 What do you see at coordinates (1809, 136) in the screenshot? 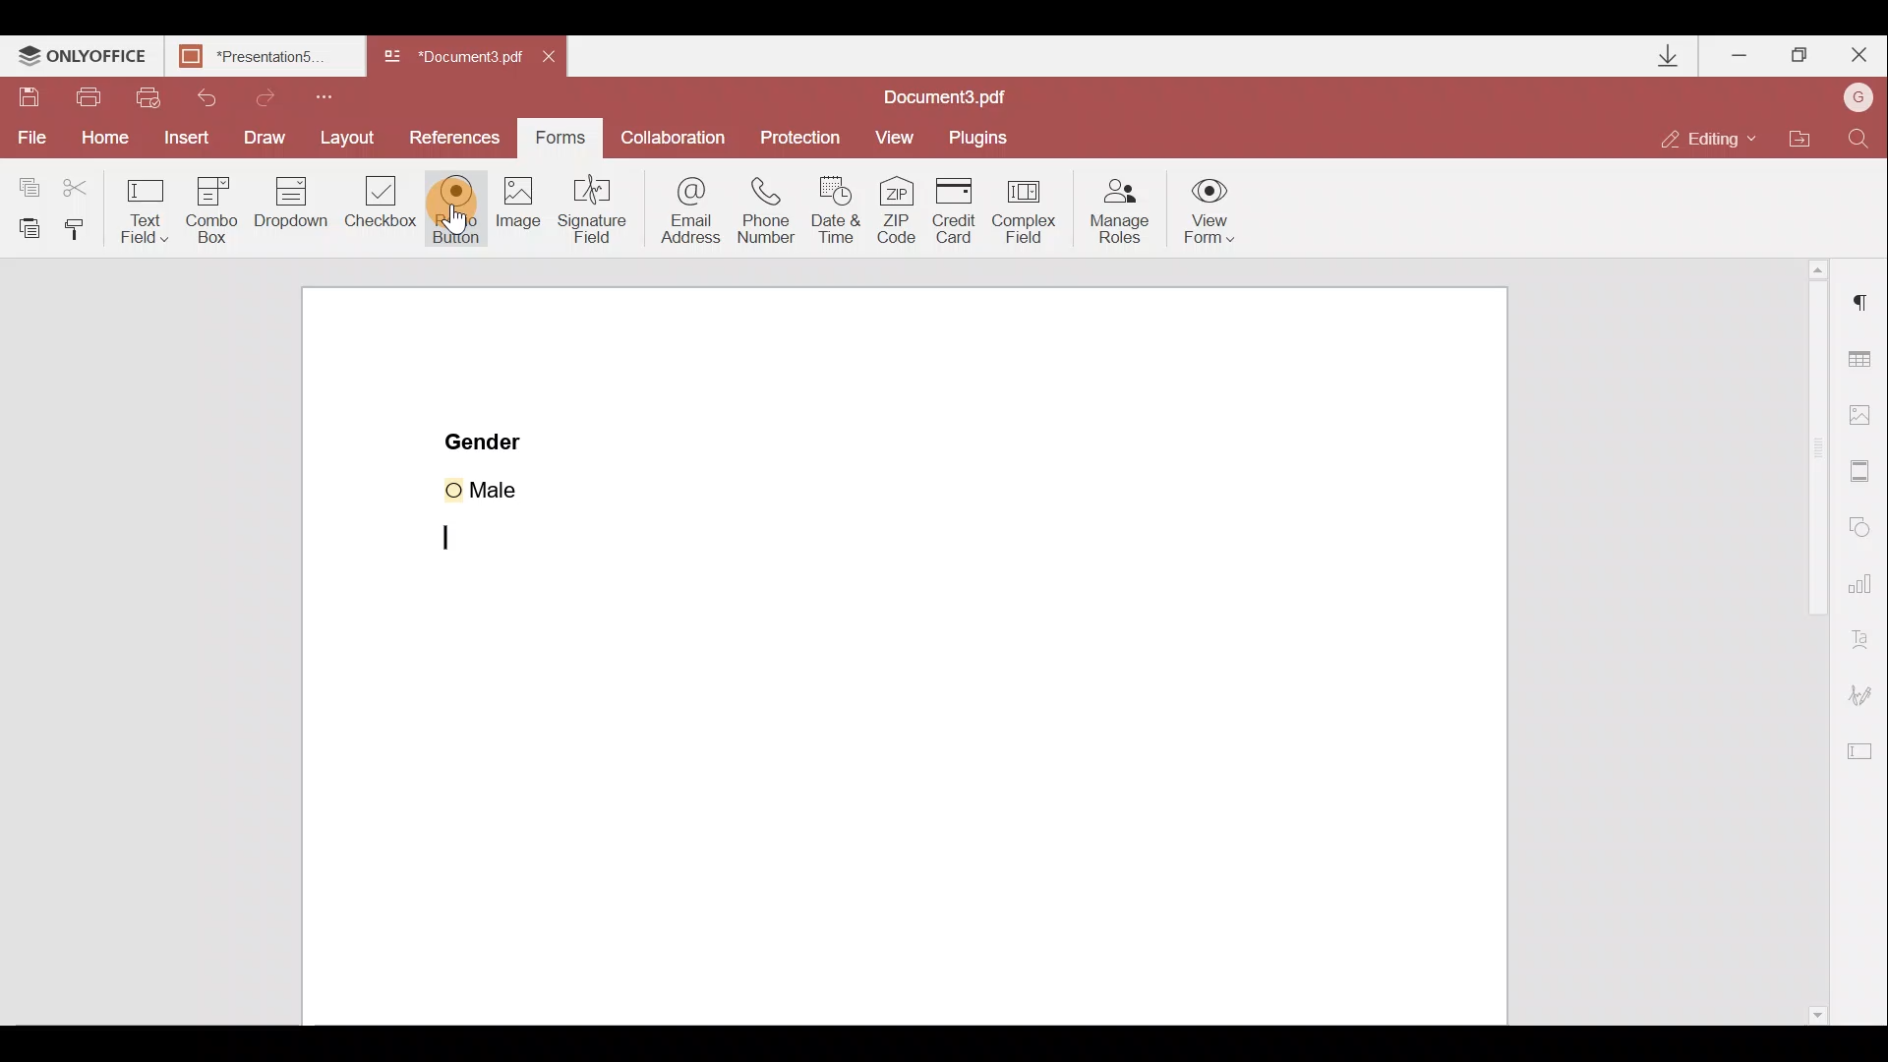
I see `Open file location` at bounding box center [1809, 136].